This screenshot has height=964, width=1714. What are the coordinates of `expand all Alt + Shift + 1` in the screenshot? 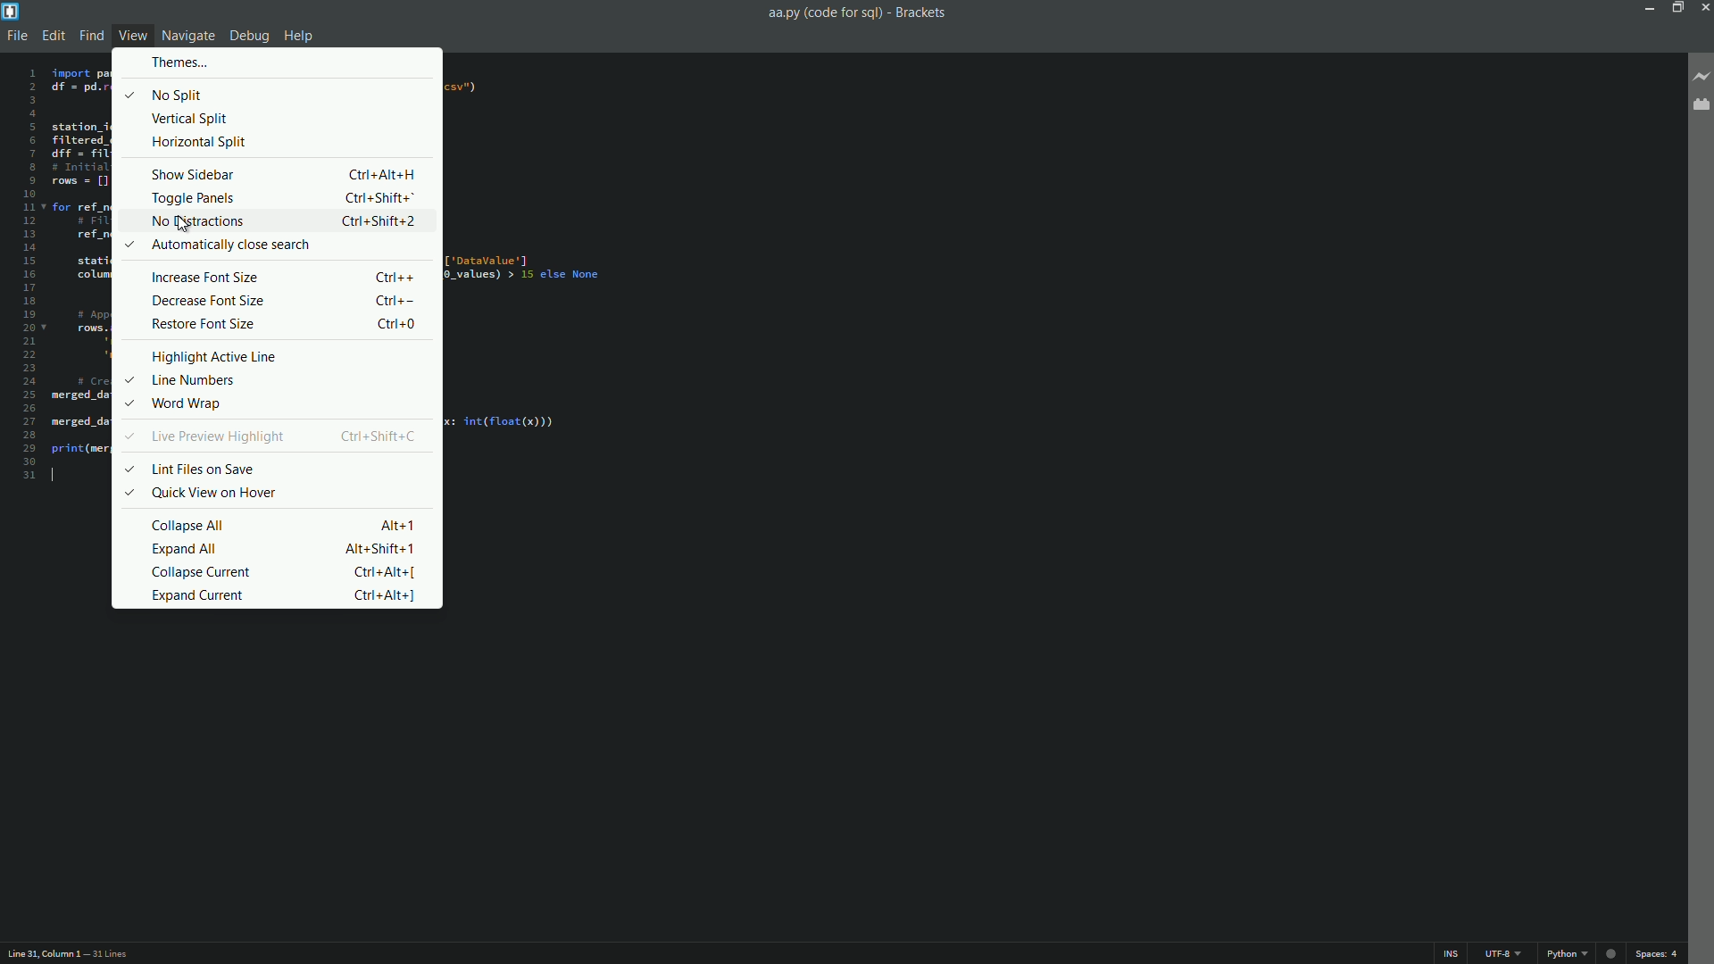 It's located at (289, 548).